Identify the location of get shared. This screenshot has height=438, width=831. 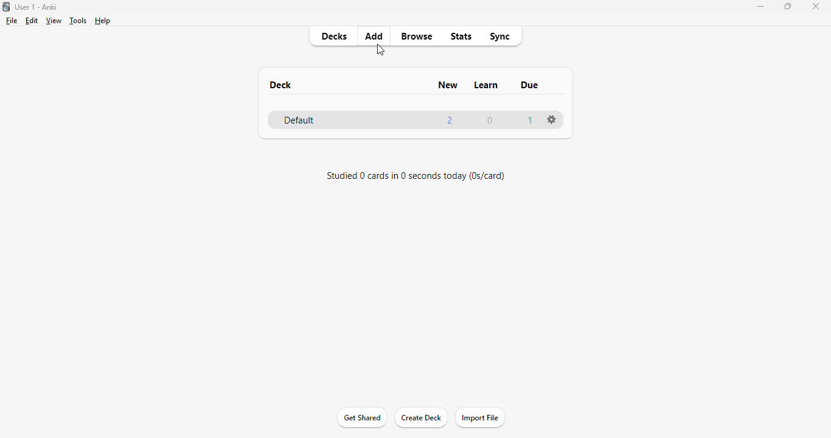
(361, 418).